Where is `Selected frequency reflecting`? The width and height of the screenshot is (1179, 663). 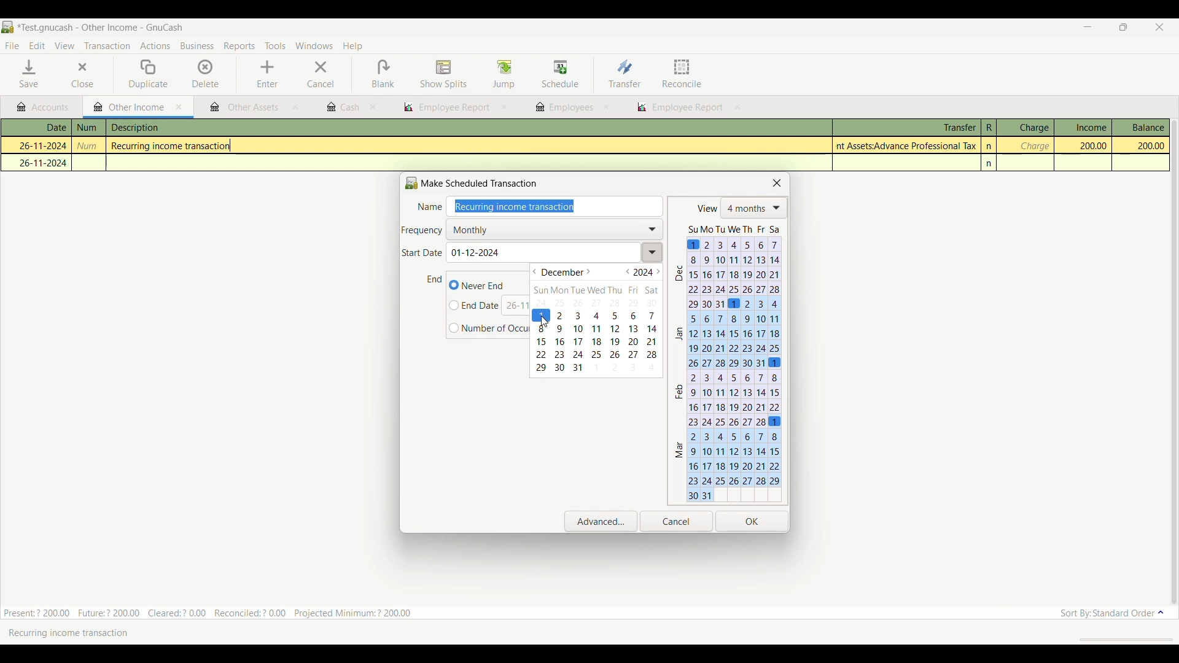 Selected frequency reflecting is located at coordinates (558, 229).